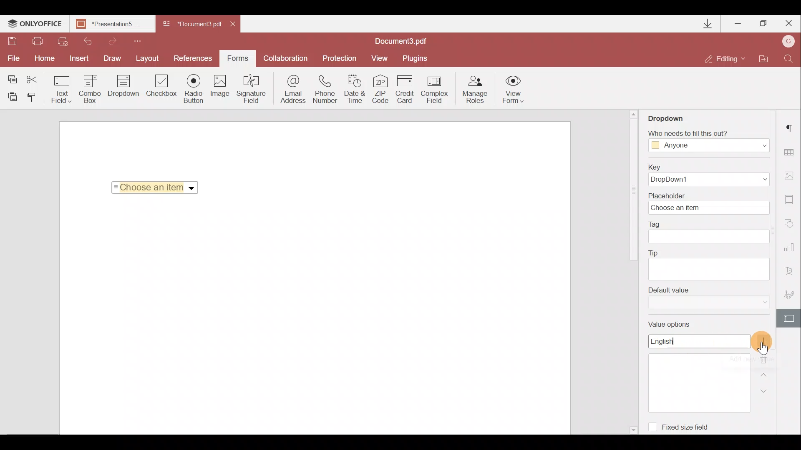 This screenshot has height=450, width=801. What do you see at coordinates (12, 42) in the screenshot?
I see `Save` at bounding box center [12, 42].